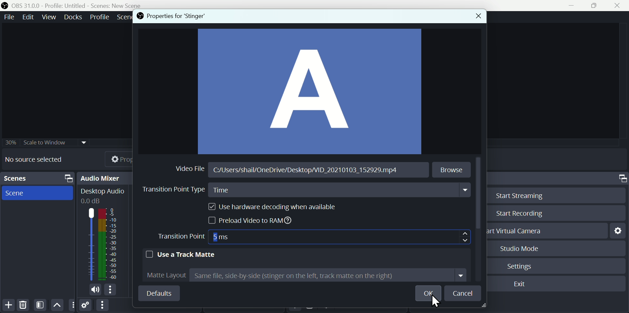  Describe the element at coordinates (621, 178) in the screenshot. I see `Controls` at that location.